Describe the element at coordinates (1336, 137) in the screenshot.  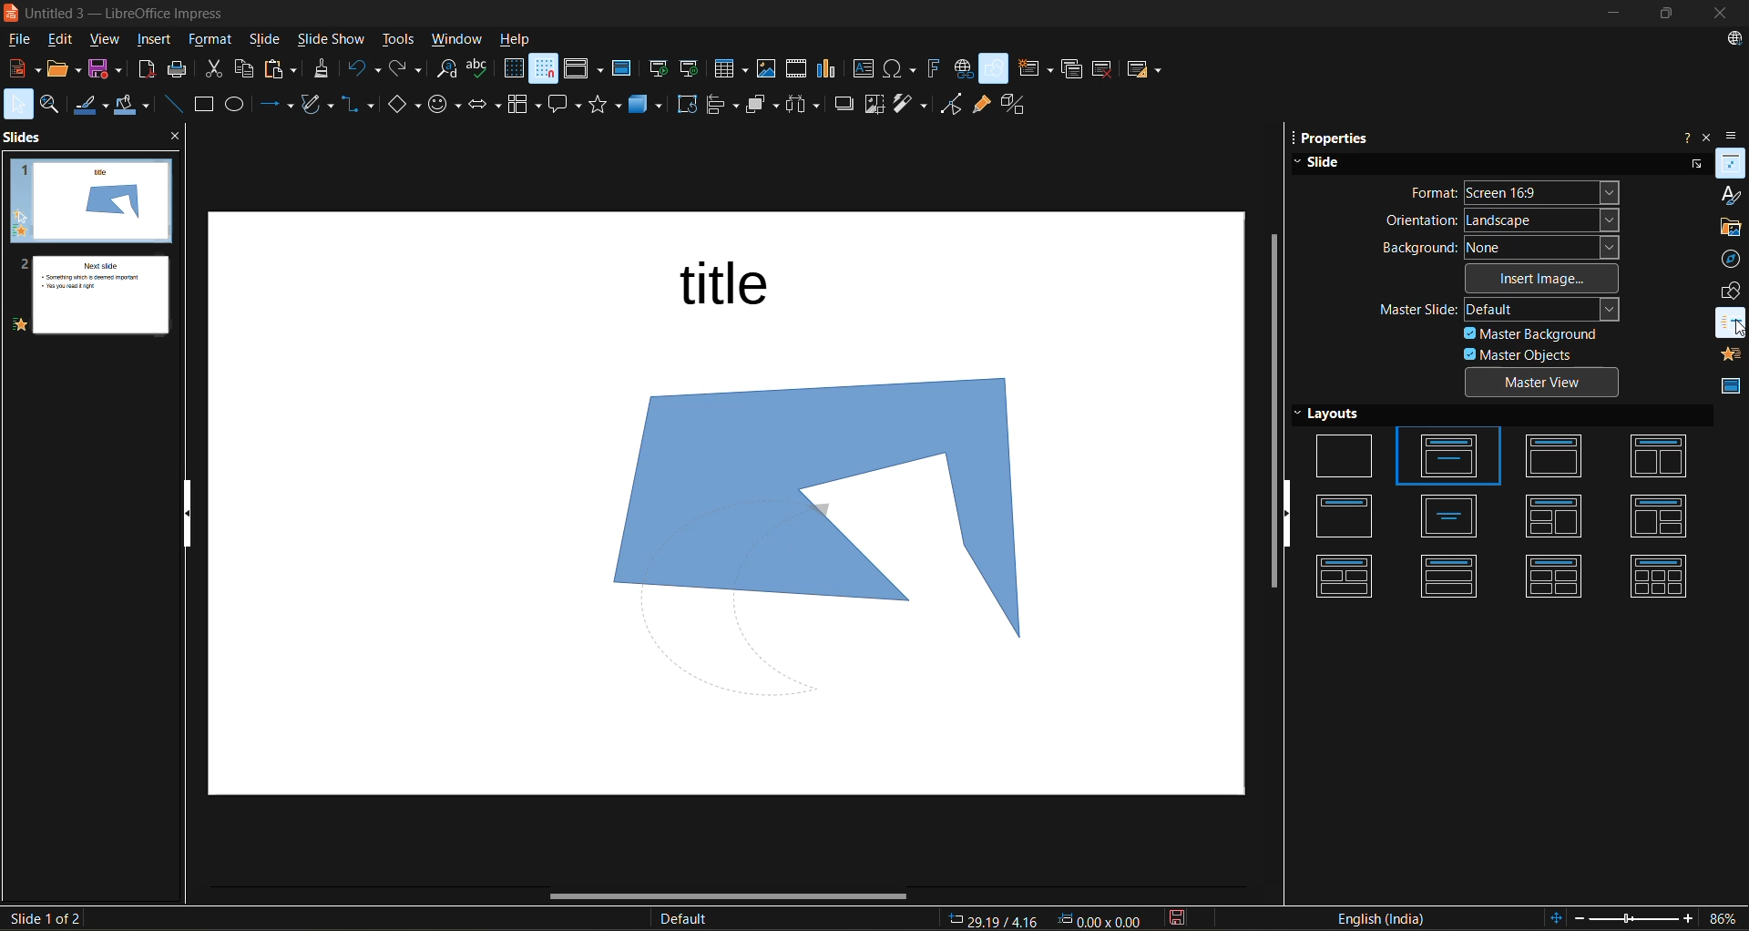
I see `properties` at that location.